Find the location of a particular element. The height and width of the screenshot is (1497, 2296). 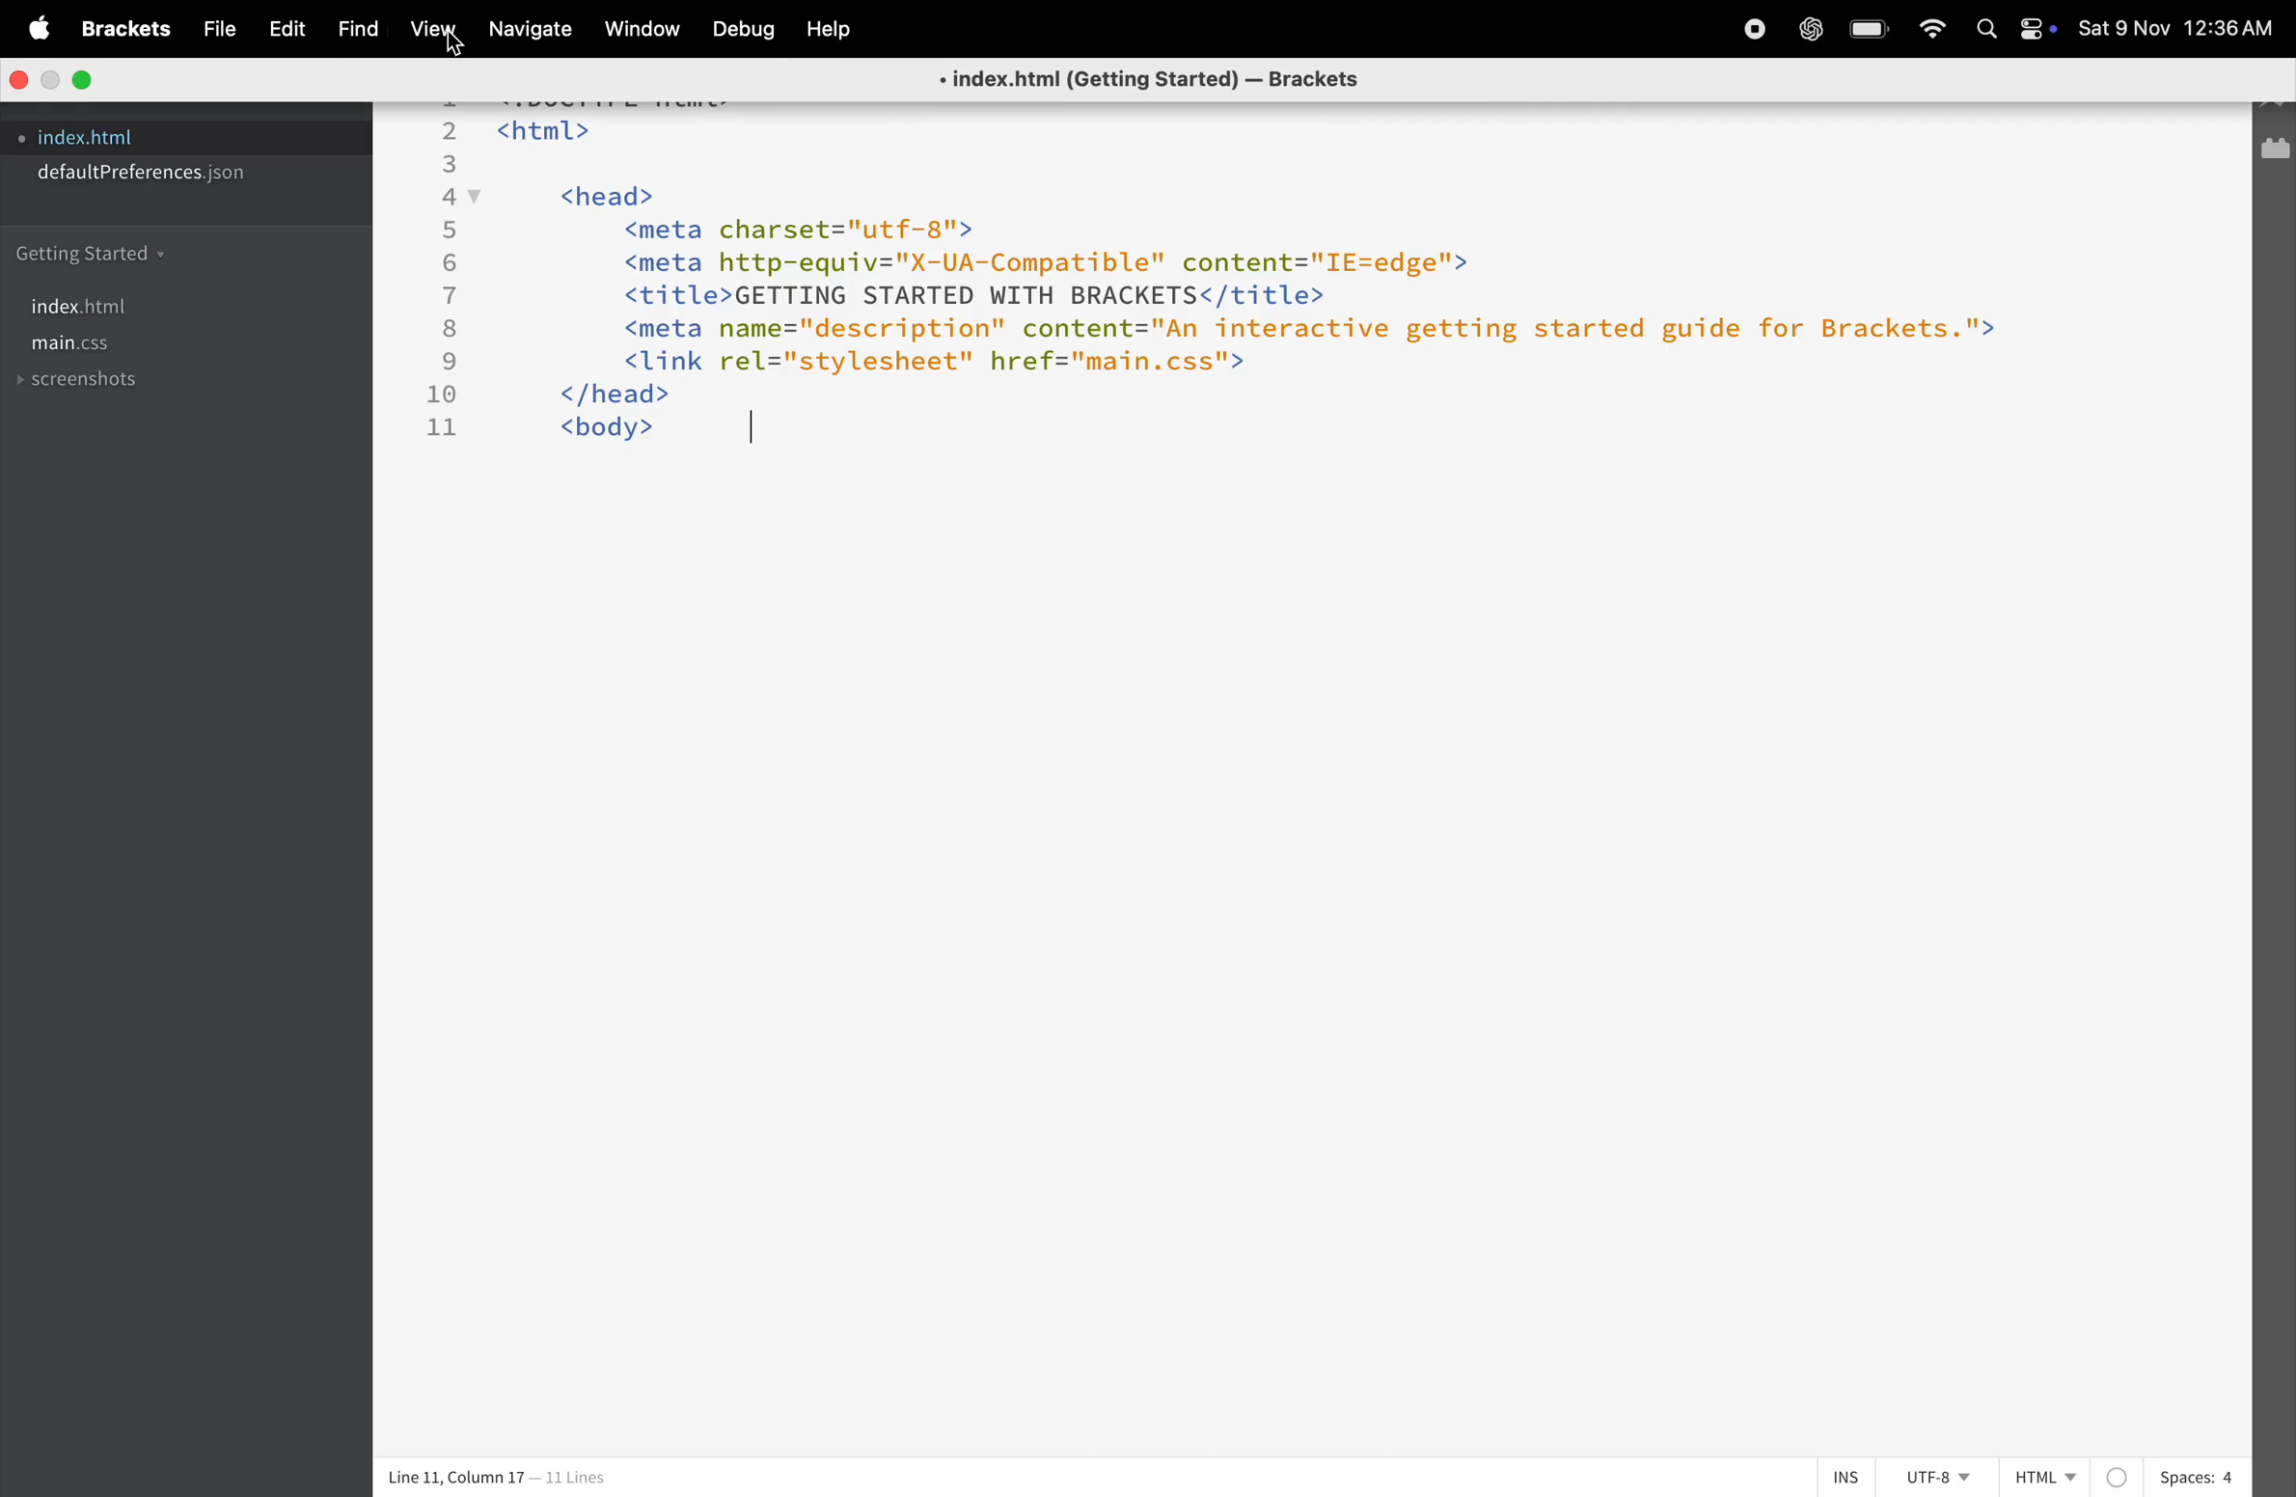

view is located at coordinates (435, 30).